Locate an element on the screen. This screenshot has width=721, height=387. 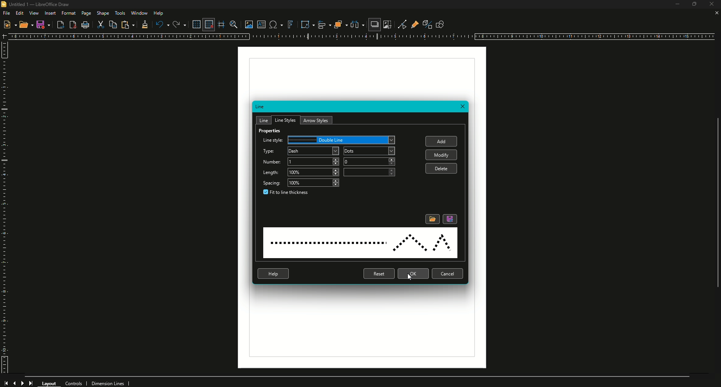
Print is located at coordinates (86, 26).